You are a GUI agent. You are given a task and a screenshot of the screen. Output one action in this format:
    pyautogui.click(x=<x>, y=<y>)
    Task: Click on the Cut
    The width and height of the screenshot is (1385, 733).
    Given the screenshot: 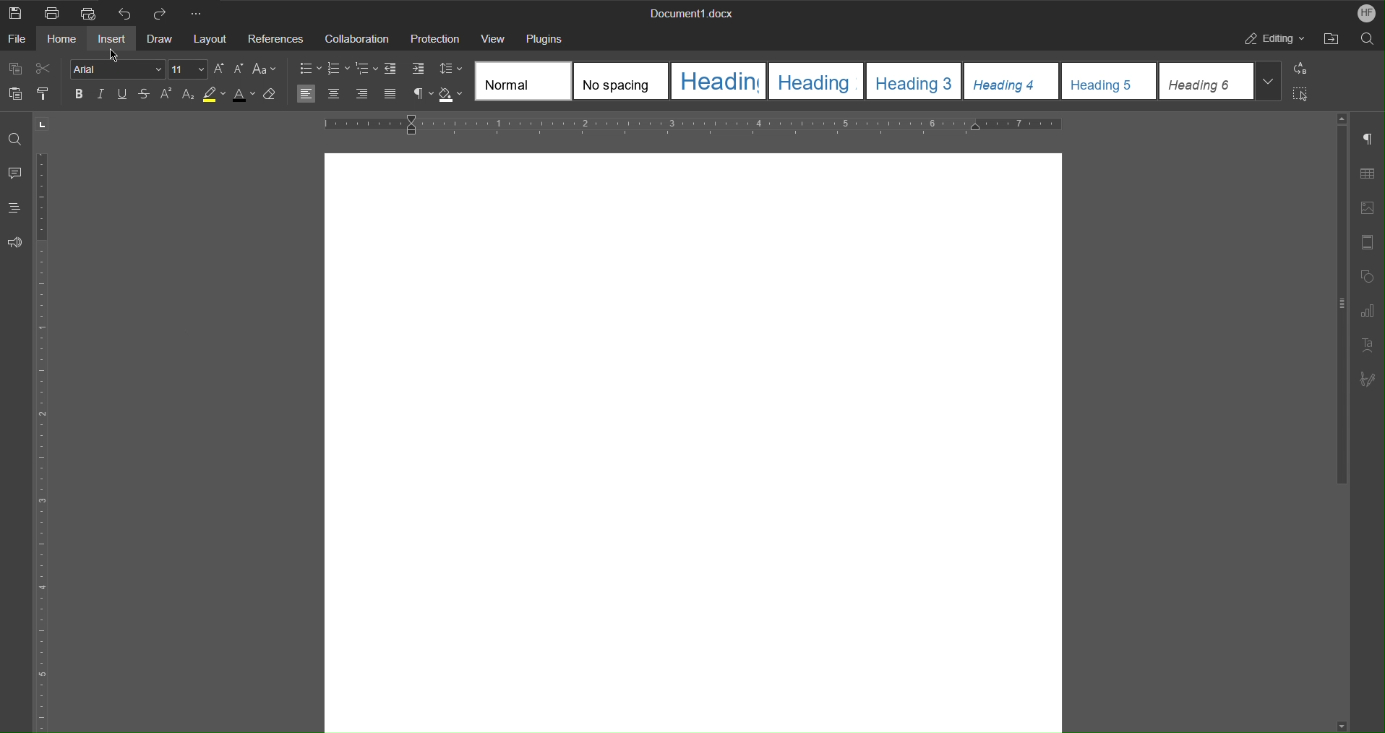 What is the action you would take?
    pyautogui.click(x=44, y=69)
    